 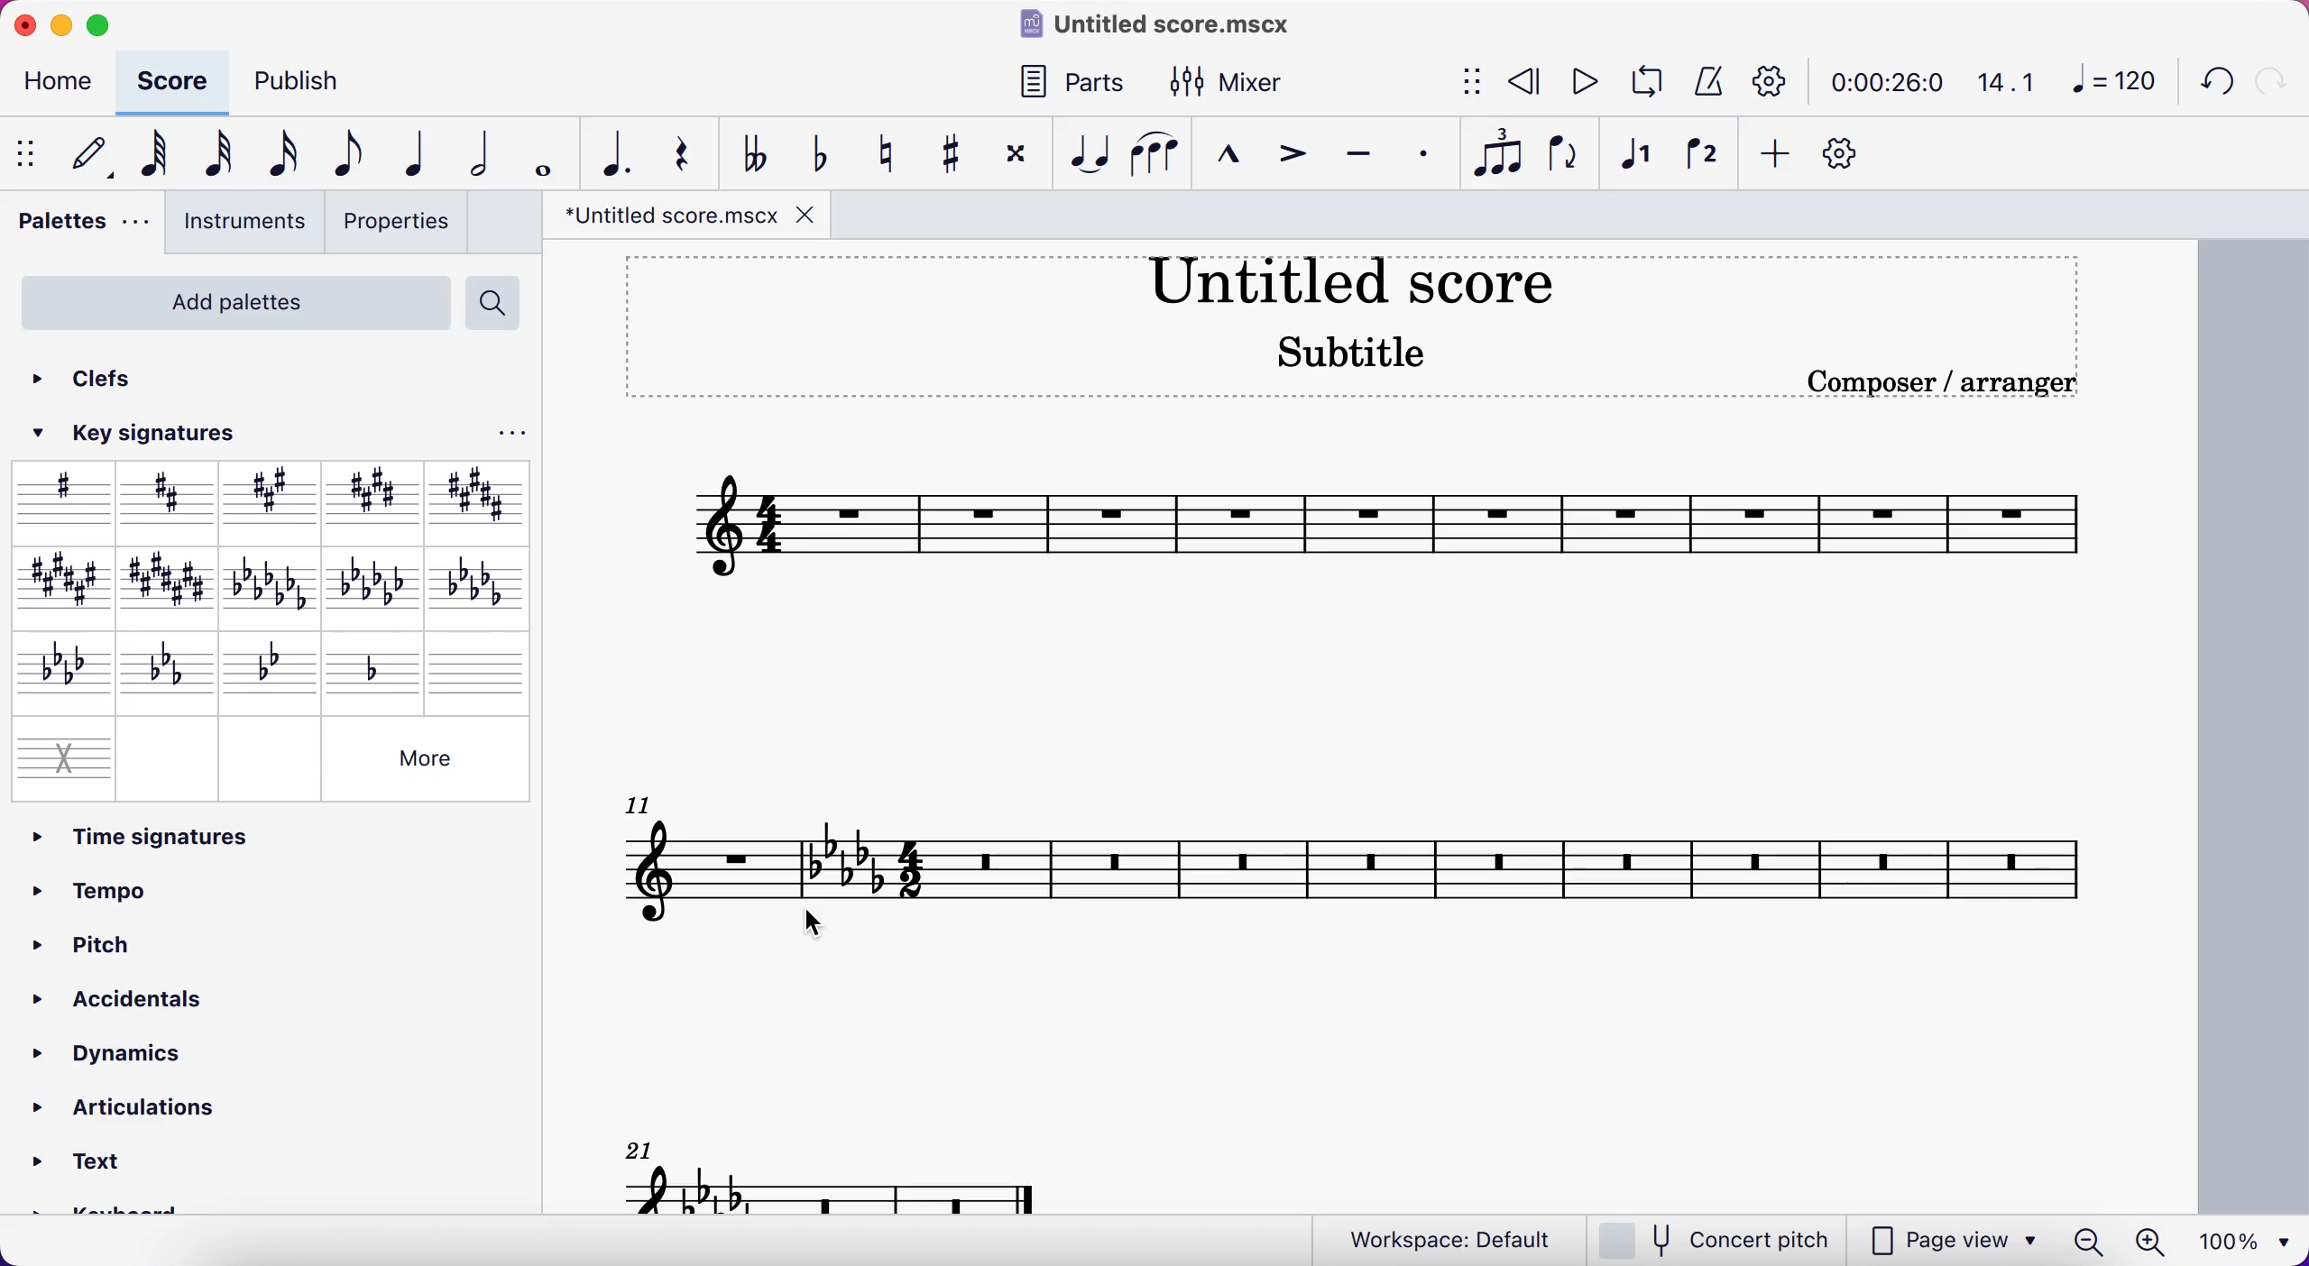 I want to click on key signature, so click(x=150, y=434).